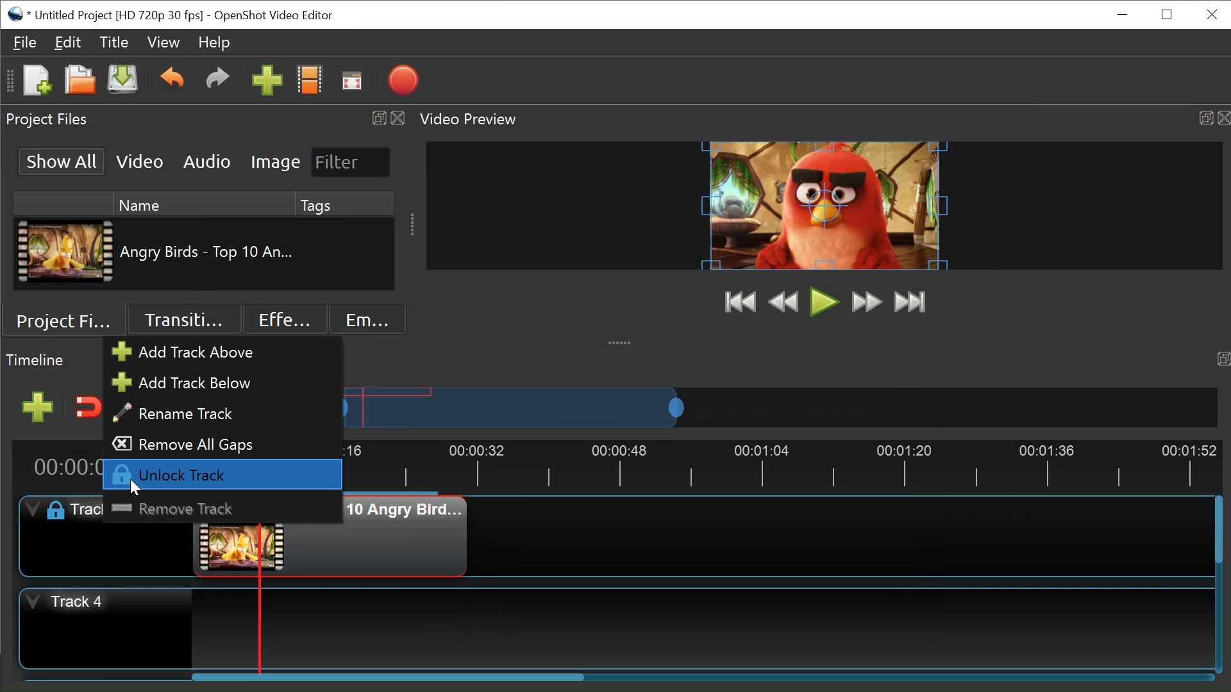 The width and height of the screenshot is (1231, 692). Describe the element at coordinates (63, 252) in the screenshot. I see `Clip` at that location.